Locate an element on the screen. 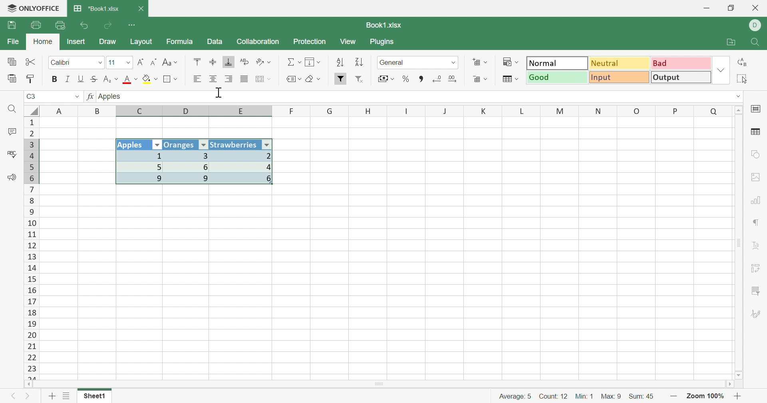 The height and width of the screenshot is (403, 767). Drop down is located at coordinates (75, 97).